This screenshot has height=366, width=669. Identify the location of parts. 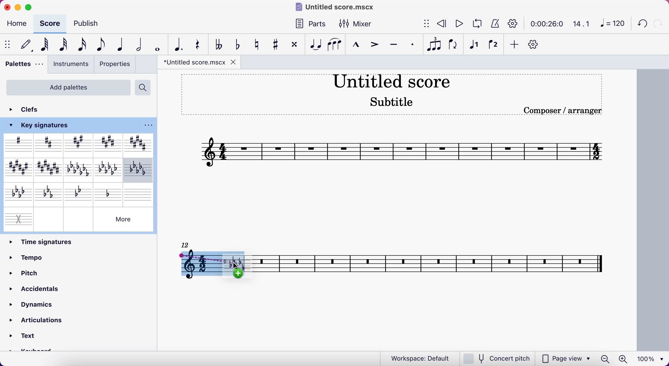
(312, 24).